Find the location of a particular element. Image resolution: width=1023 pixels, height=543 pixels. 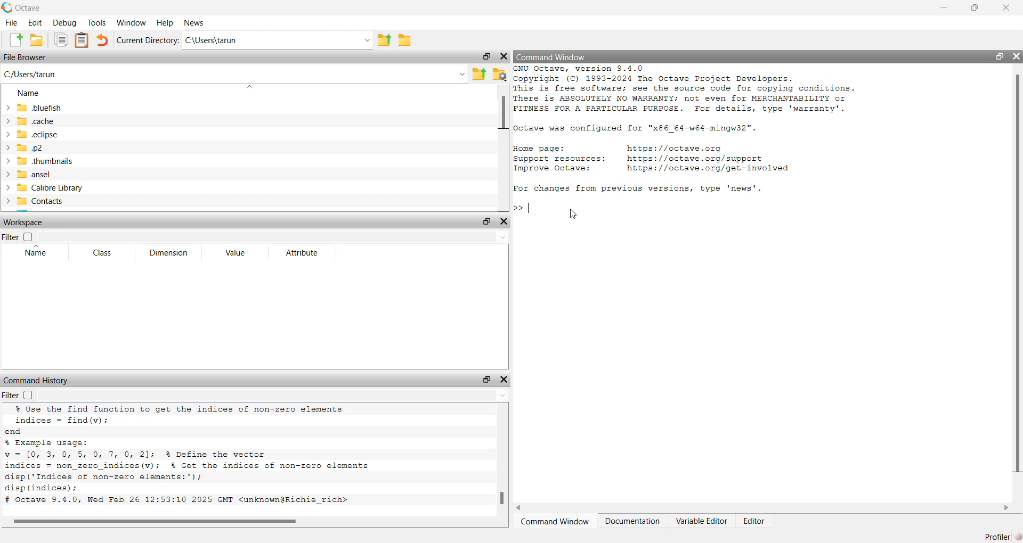

Workspace is located at coordinates (23, 221).